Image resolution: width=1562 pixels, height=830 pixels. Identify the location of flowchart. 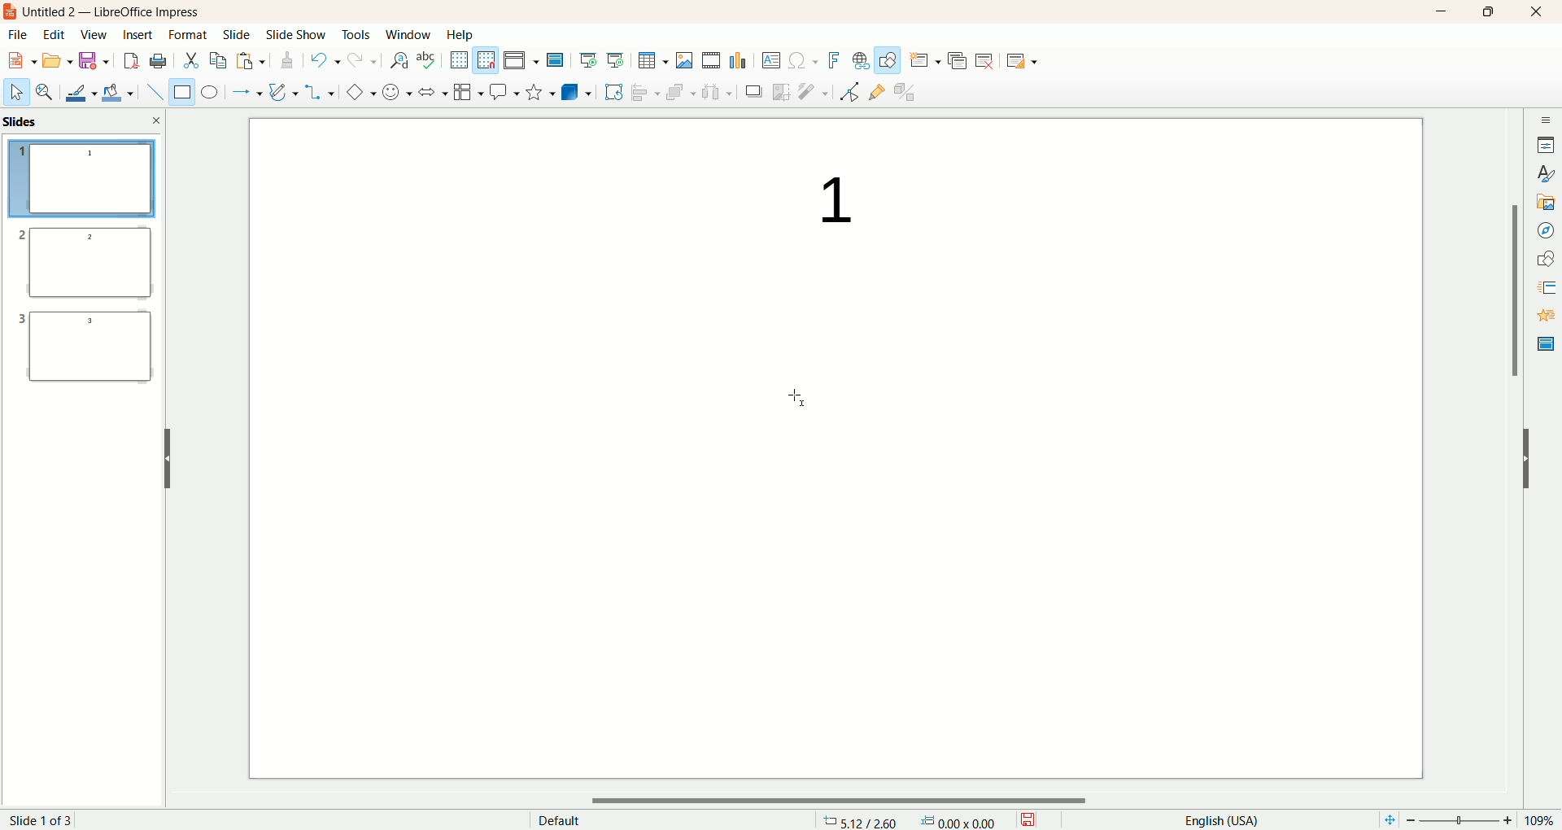
(465, 93).